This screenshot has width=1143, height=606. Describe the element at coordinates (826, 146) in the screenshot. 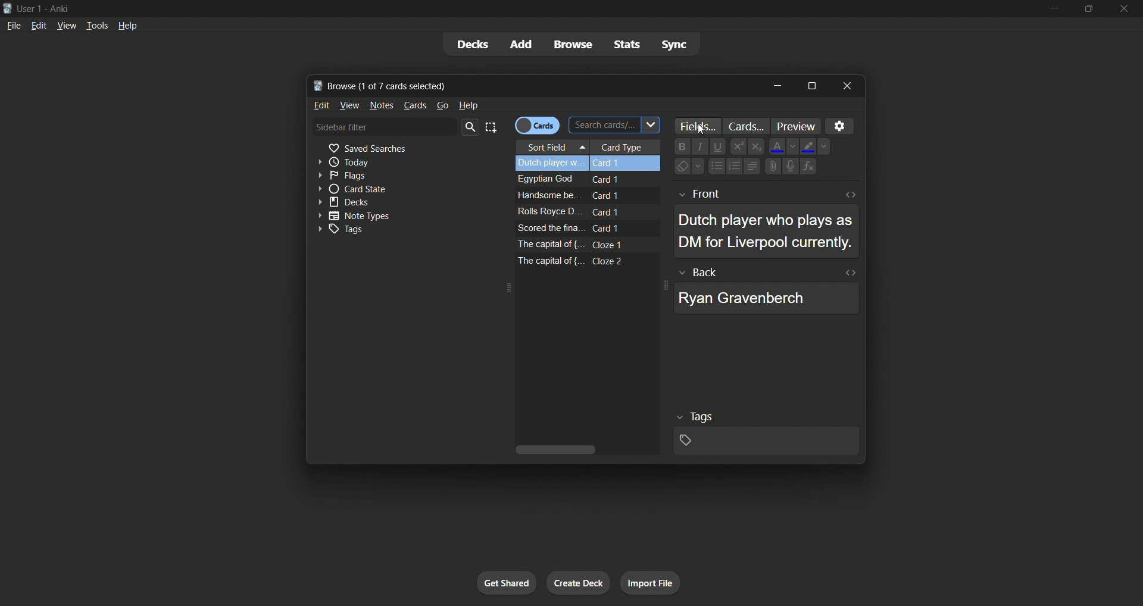

I see `Dropdown` at that location.